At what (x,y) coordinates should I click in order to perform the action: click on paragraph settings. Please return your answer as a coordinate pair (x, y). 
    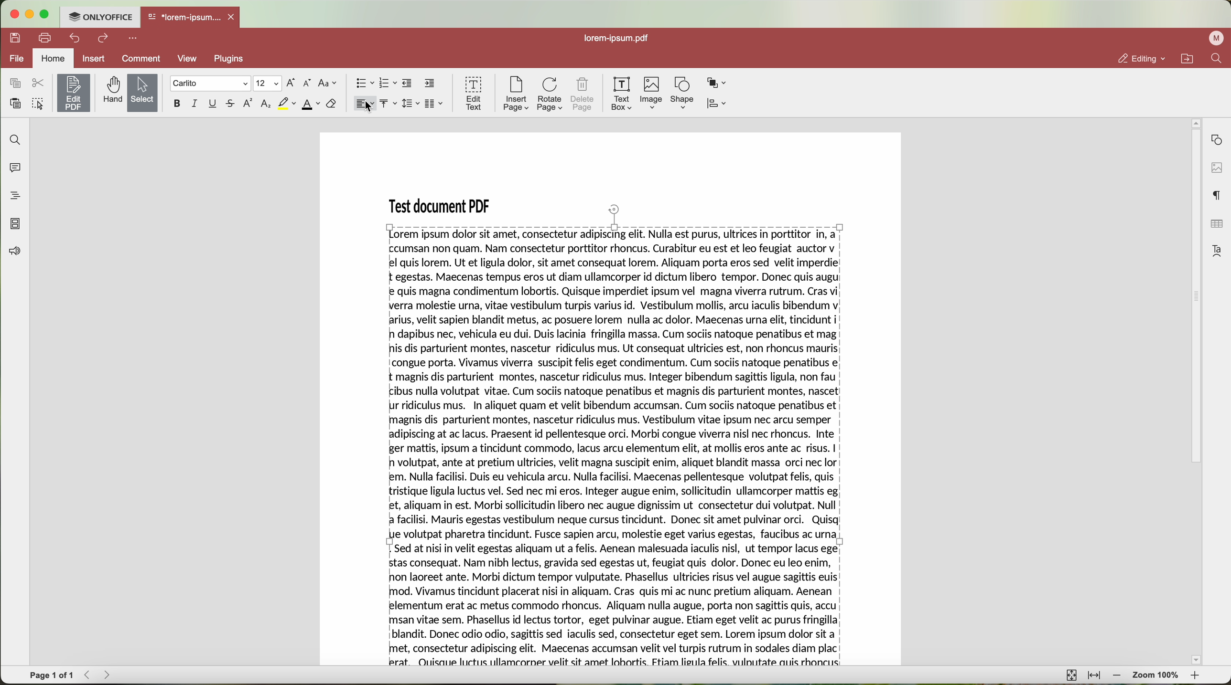
    Looking at the image, I should click on (1218, 195).